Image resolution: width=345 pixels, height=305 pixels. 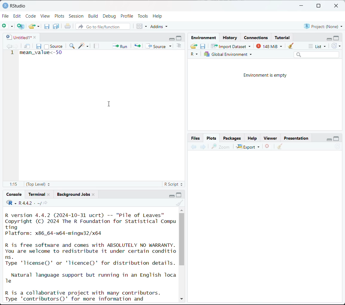 What do you see at coordinates (30, 203) in the screenshot?
I see `R 4.4.2 . ~/` at bounding box center [30, 203].